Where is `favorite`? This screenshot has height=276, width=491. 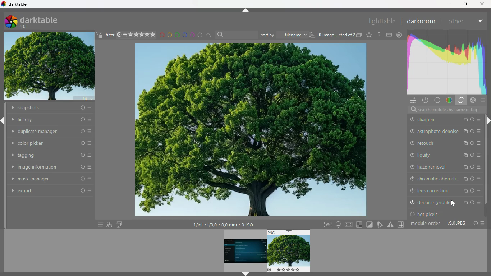 favorite is located at coordinates (368, 35).